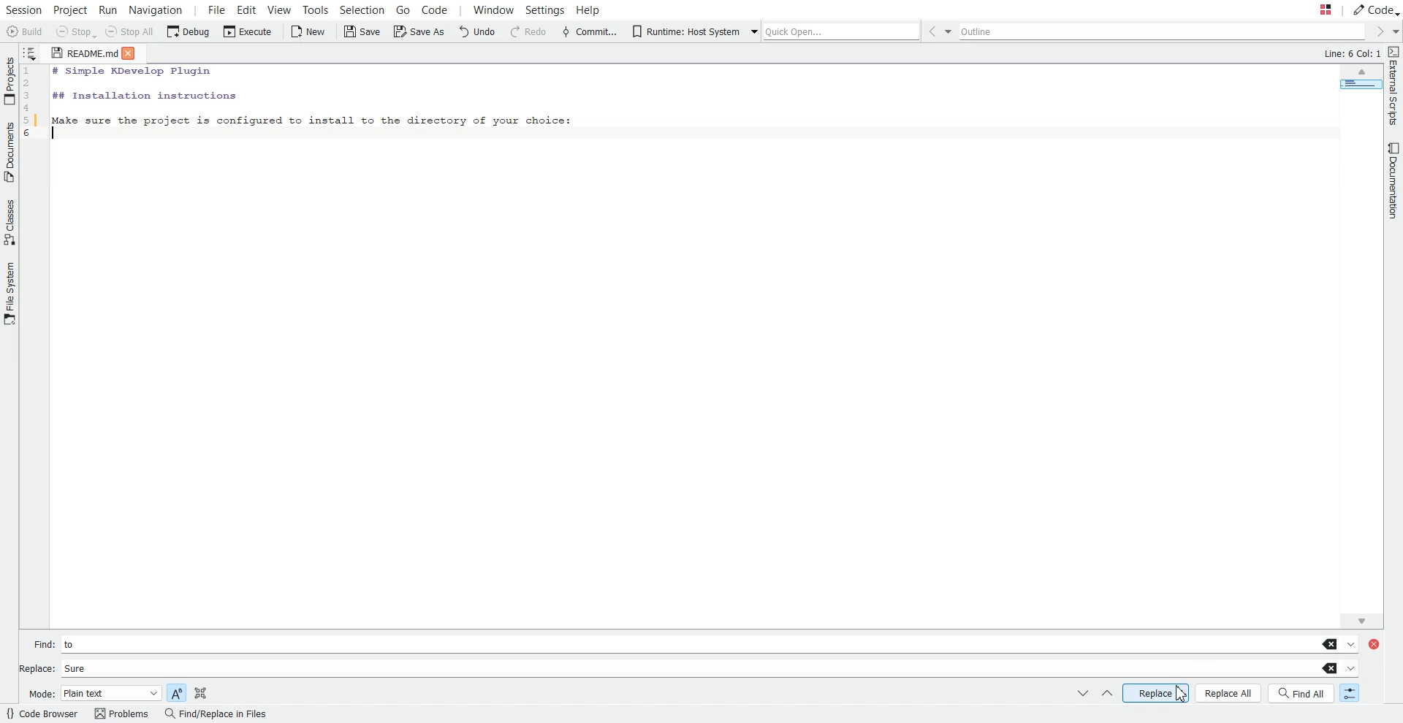 This screenshot has width=1403, height=723. I want to click on Page Overview, so click(1358, 87).